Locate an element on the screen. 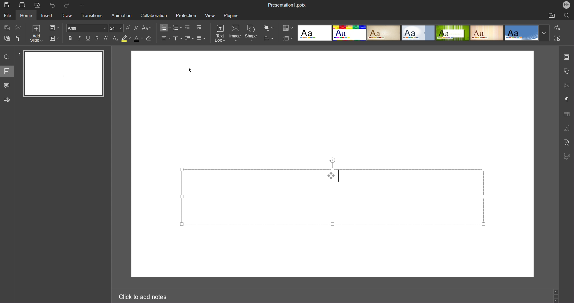 The width and height of the screenshot is (574, 303). Change Case is located at coordinates (146, 28).